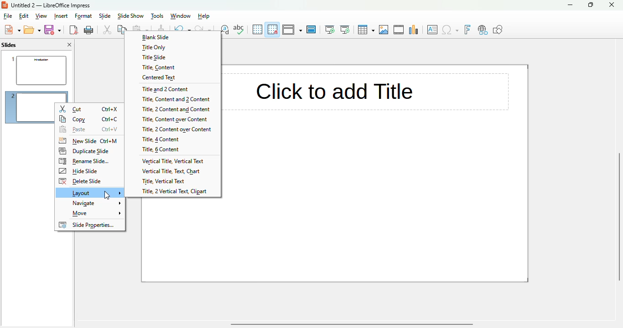 Image resolution: width=623 pixels, height=328 pixels. Describe the element at coordinates (173, 57) in the screenshot. I see `title slide` at that location.